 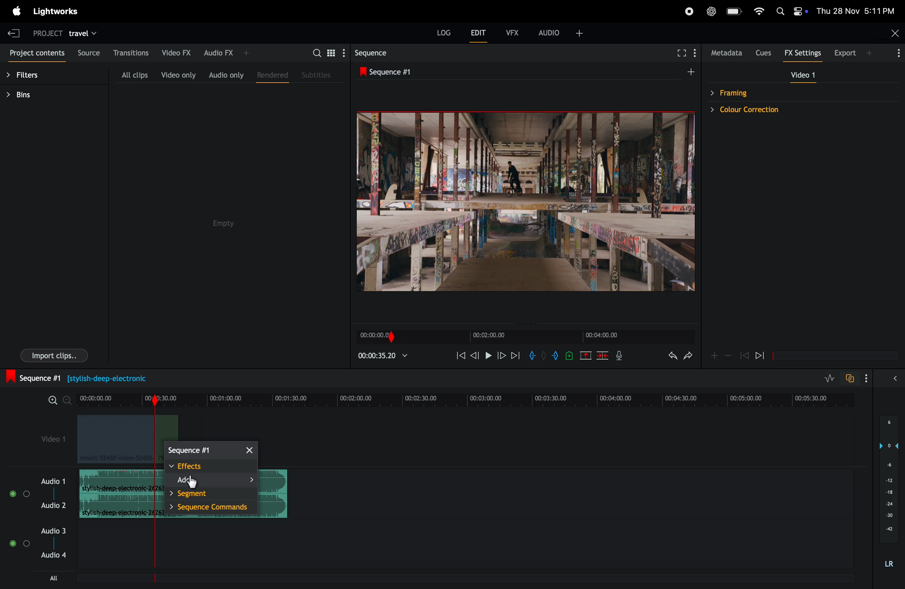 What do you see at coordinates (622, 357) in the screenshot?
I see `mic` at bounding box center [622, 357].